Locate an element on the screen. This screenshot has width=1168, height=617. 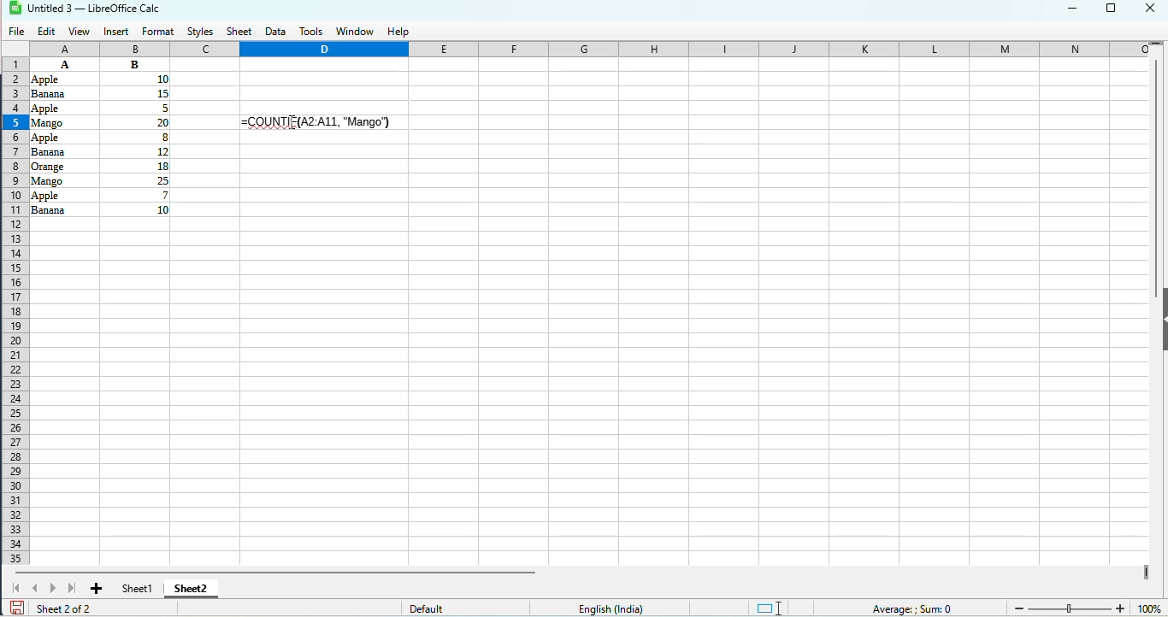
horizontal scroll bar is located at coordinates (276, 573).